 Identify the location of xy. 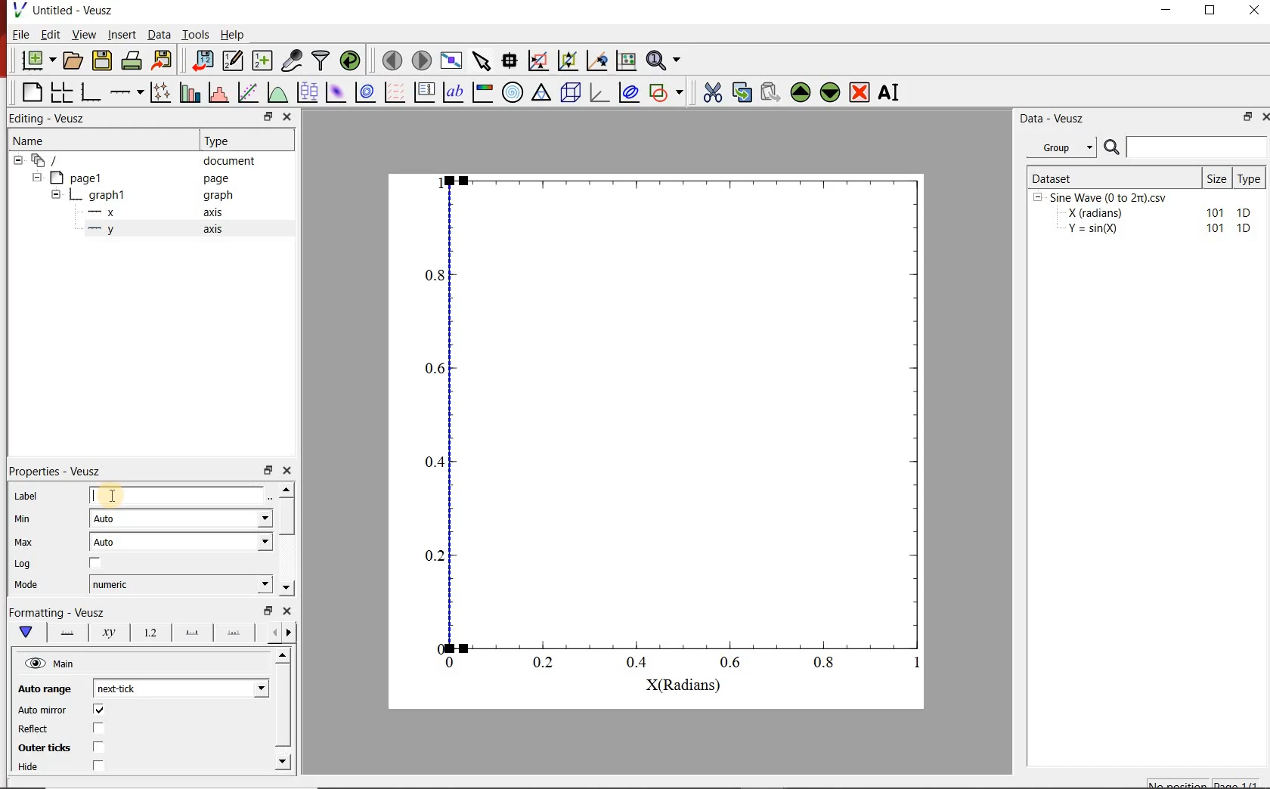
(106, 633).